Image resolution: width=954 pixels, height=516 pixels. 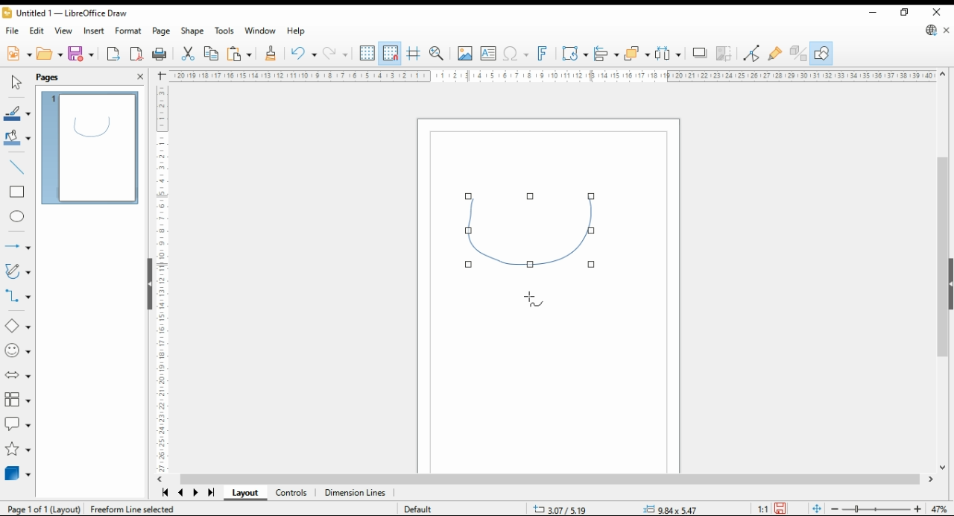 What do you see at coordinates (821, 54) in the screenshot?
I see `show draw functions` at bounding box center [821, 54].